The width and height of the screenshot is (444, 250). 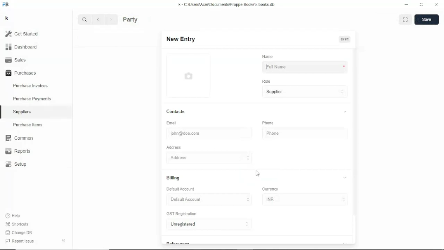 I want to click on FB, so click(x=6, y=4).